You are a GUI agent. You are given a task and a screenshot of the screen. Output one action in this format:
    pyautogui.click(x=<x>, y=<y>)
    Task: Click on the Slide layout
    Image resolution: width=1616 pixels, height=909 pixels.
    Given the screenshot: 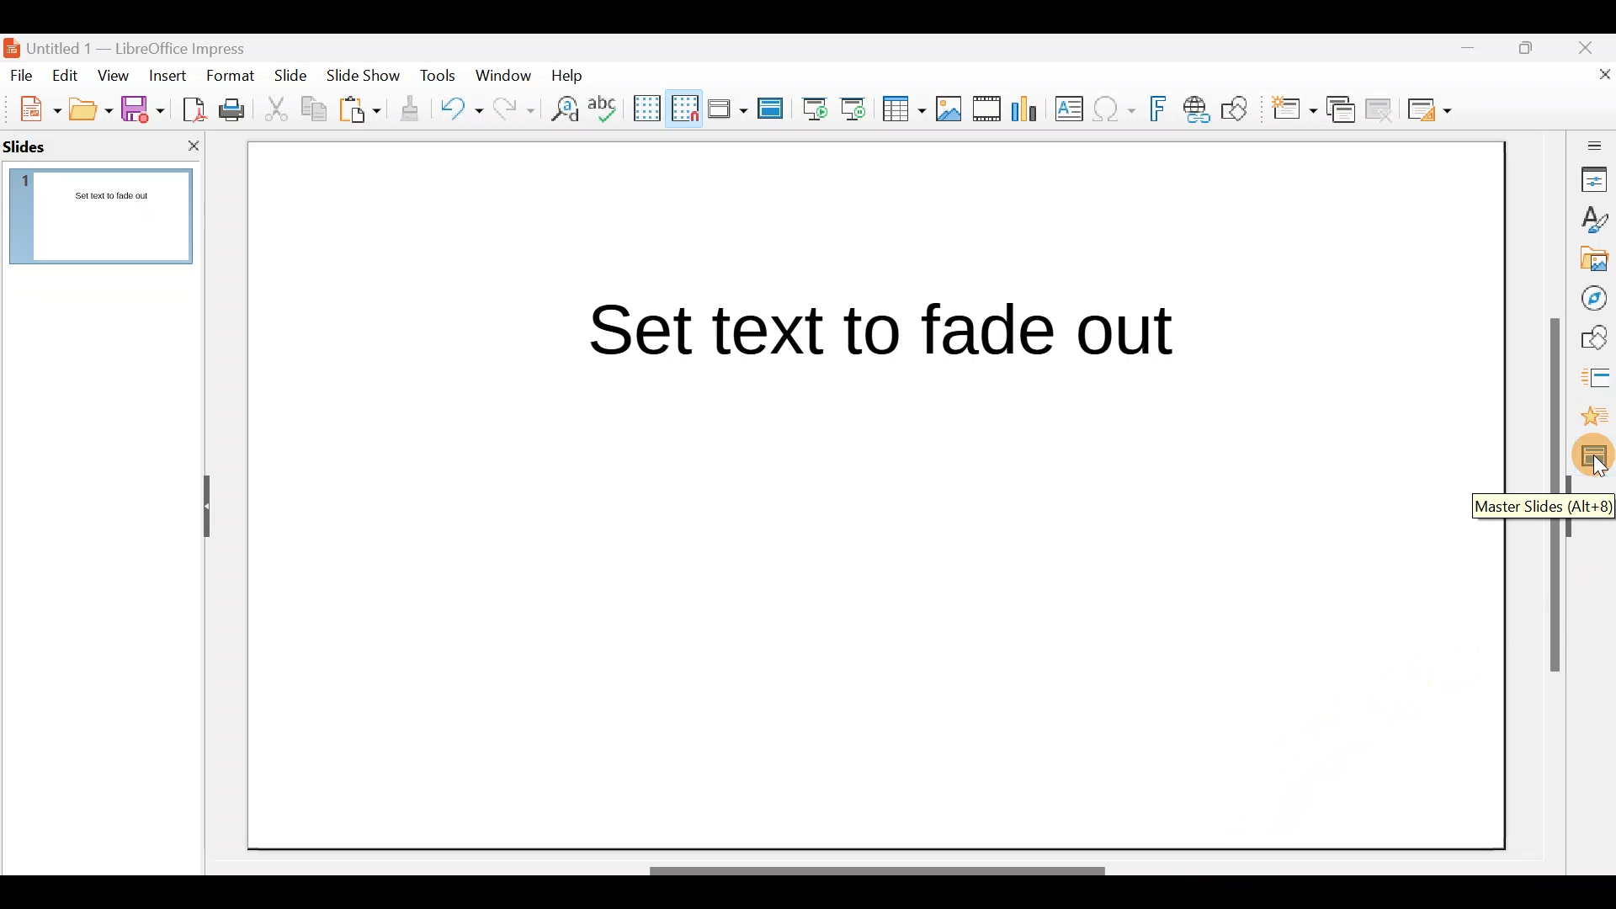 What is the action you would take?
    pyautogui.click(x=1431, y=109)
    